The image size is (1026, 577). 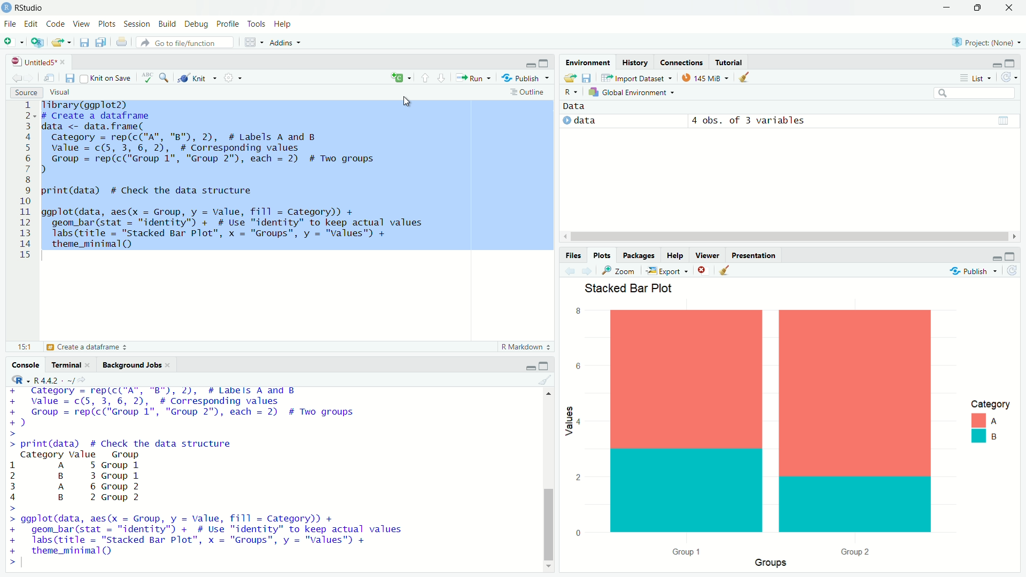 What do you see at coordinates (228, 23) in the screenshot?
I see `Profile` at bounding box center [228, 23].